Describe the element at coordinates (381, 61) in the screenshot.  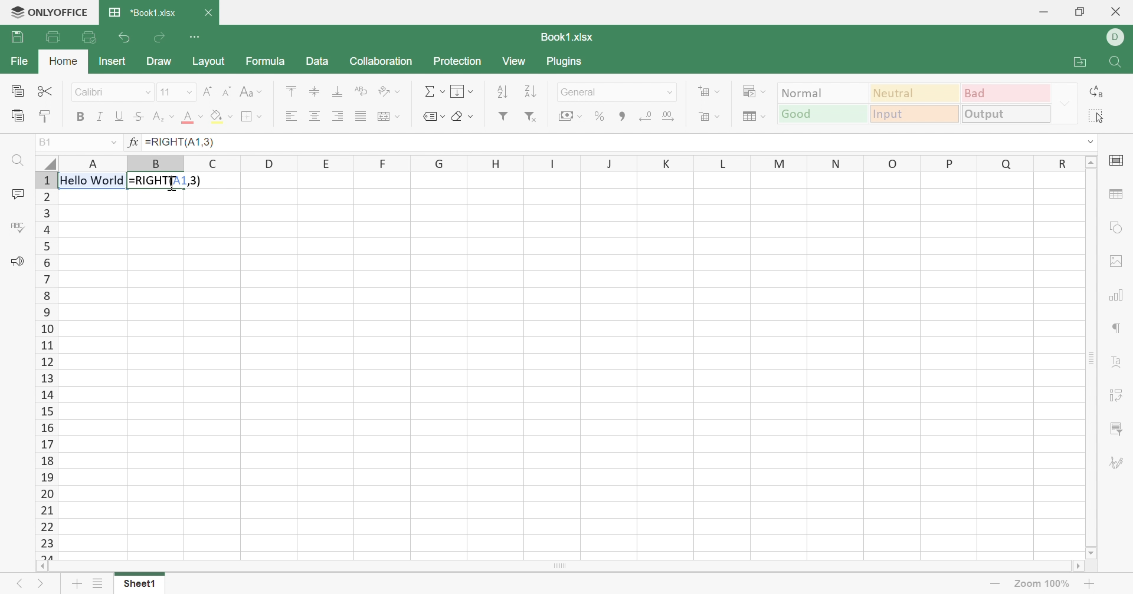
I see `Collaboration` at that location.